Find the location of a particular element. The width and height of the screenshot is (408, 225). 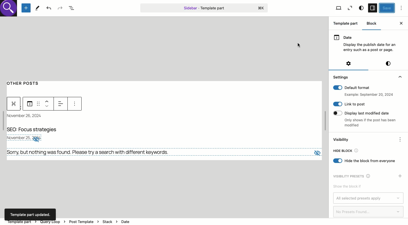

no visibility is located at coordinates (37, 139).